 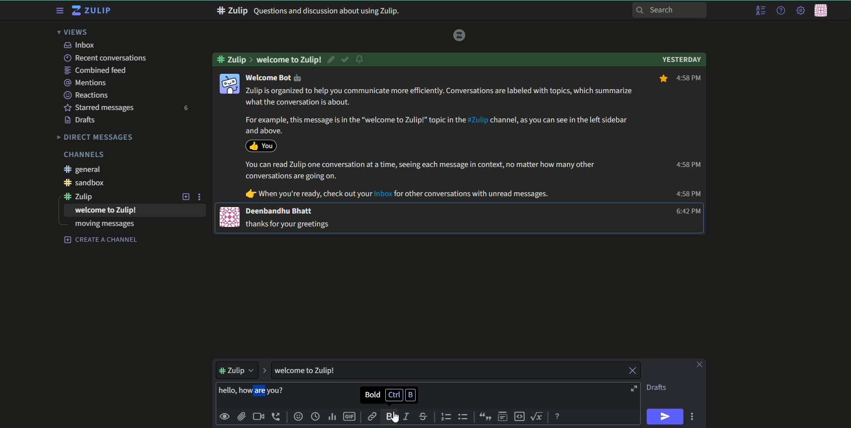 What do you see at coordinates (484, 417) in the screenshot?
I see `quote` at bounding box center [484, 417].